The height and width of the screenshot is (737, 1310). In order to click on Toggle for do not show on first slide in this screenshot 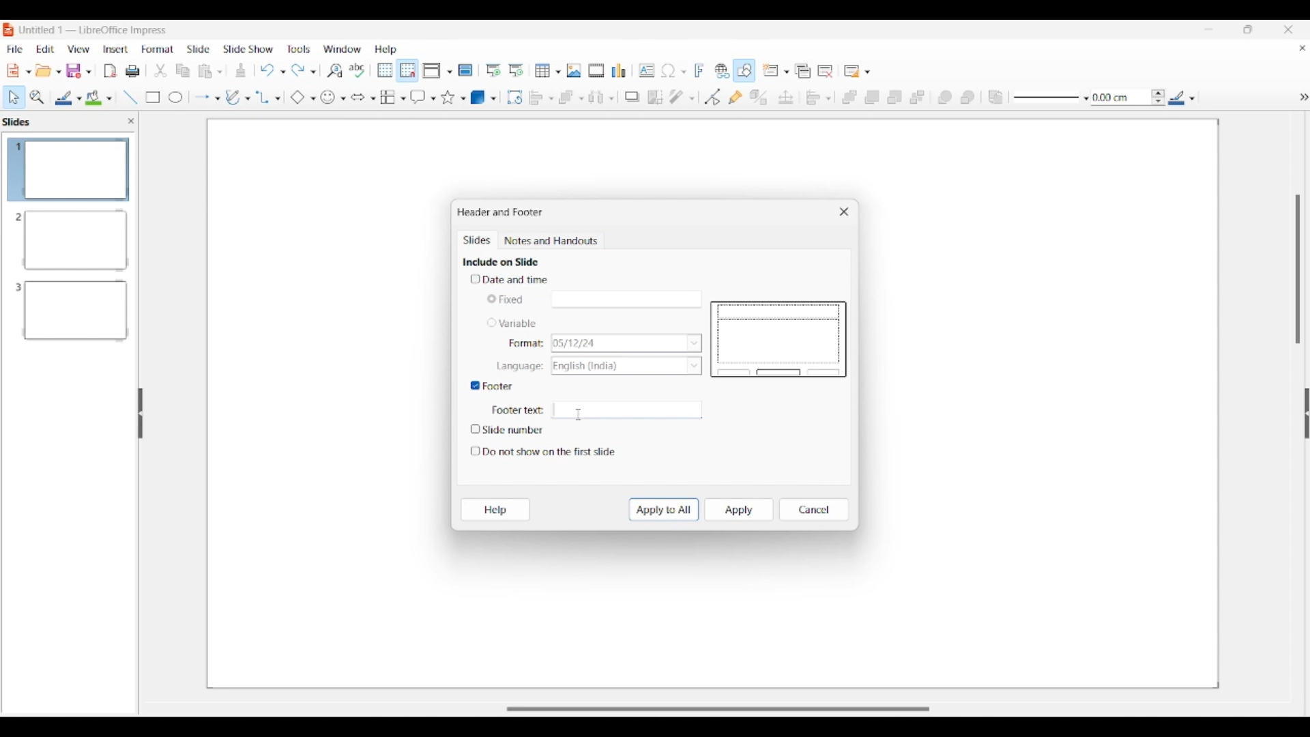, I will do `click(543, 452)`.